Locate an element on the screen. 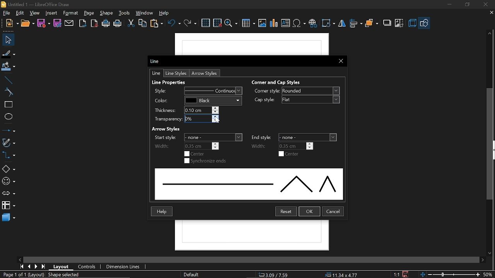  Co-ordinate is located at coordinates (275, 274).